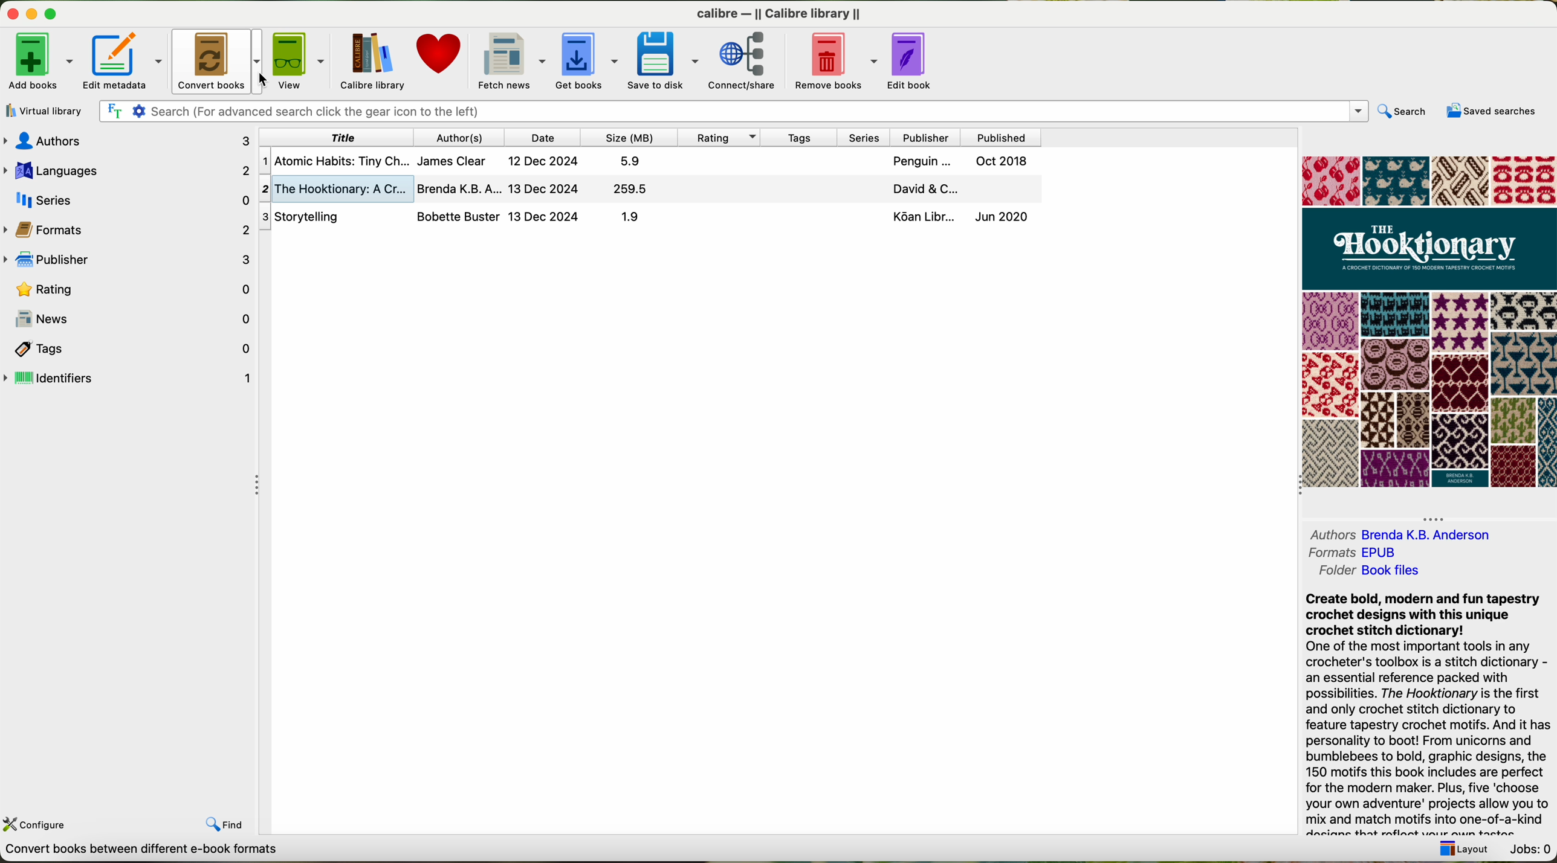 Image resolution: width=1557 pixels, height=863 pixels. What do you see at coordinates (1419, 711) in the screenshot?
I see `Create bold, modern and fun tapestry
crochet designs with this unique
crochet stitch dictionary!

One of the most important tools in any
crocheter's toolbox is a stitch dictionary -
an essential reference packed with
possibilities. The Hooktionary is the first
and only crochet stitch dictionary to
feature tapestry crochet motifs. And it has
personality to boot! From unicorns and
bumblebees to bold, graphic designs, the
150 motifs this book includes are perfect
for the modern maker. Plus, five ‘choose
your own adventure' projects allow you to
mix and match motifs into one-of-a-kind
anise Slant mwablasnt 2am 00 Siam Pandan` at bounding box center [1419, 711].